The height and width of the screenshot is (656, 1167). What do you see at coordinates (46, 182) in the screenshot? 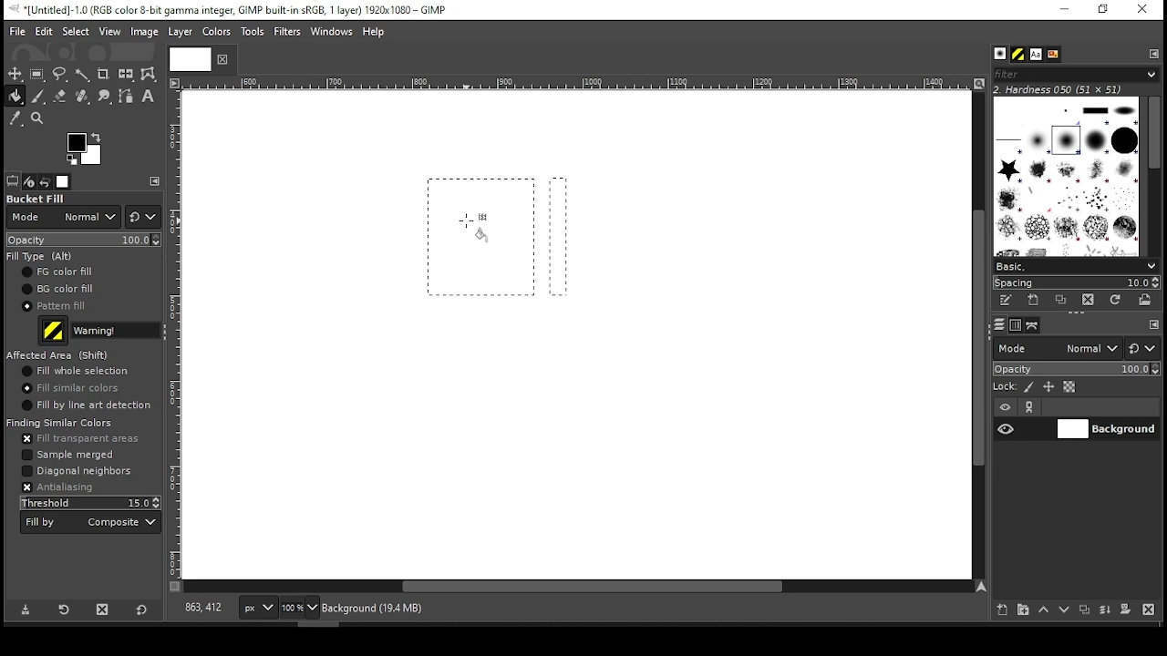
I see `undo history` at bounding box center [46, 182].